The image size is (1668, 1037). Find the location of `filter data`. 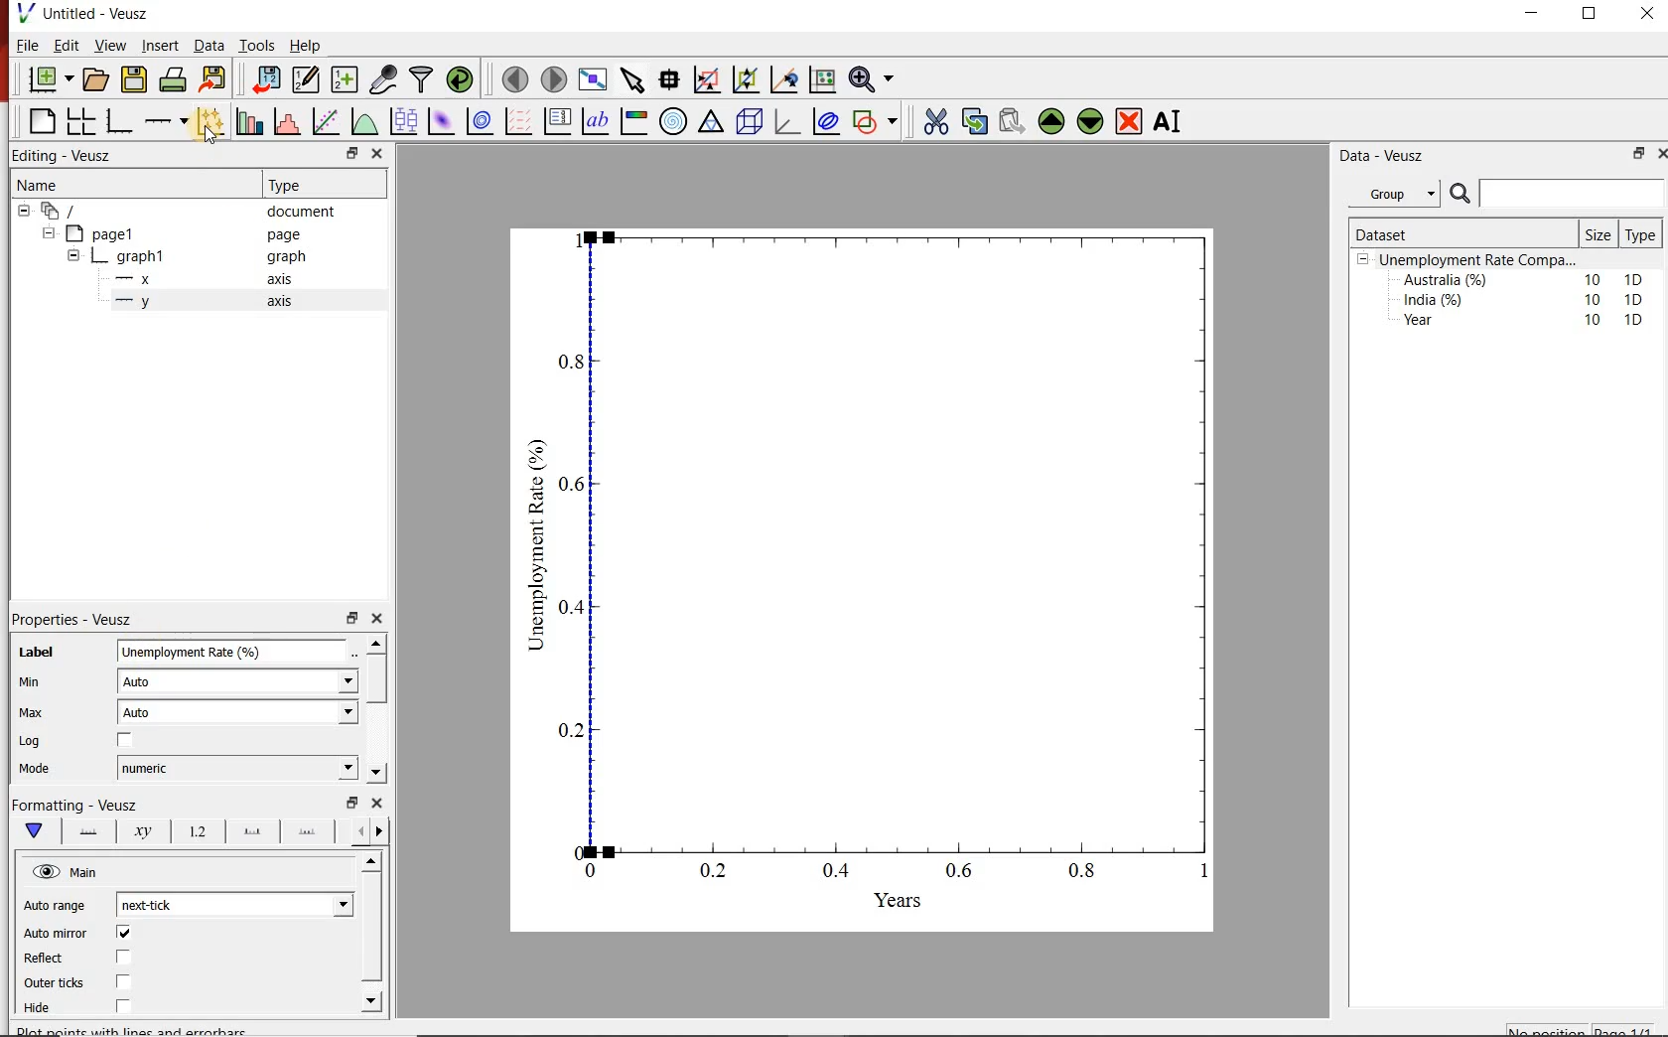

filter data is located at coordinates (420, 79).